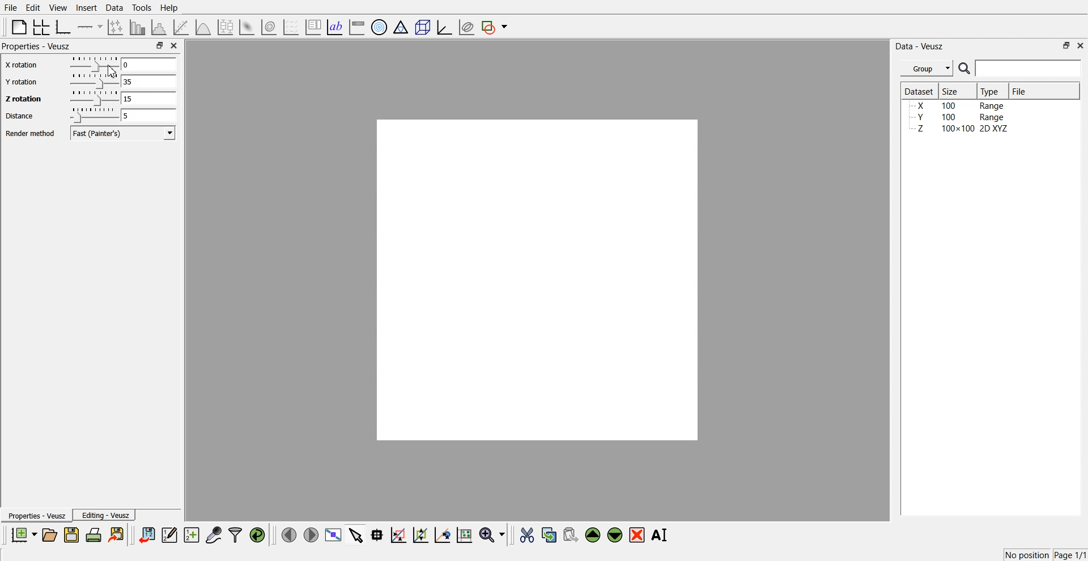  Describe the element at coordinates (550, 534) in the screenshot. I see `Copy the selected widget` at that location.